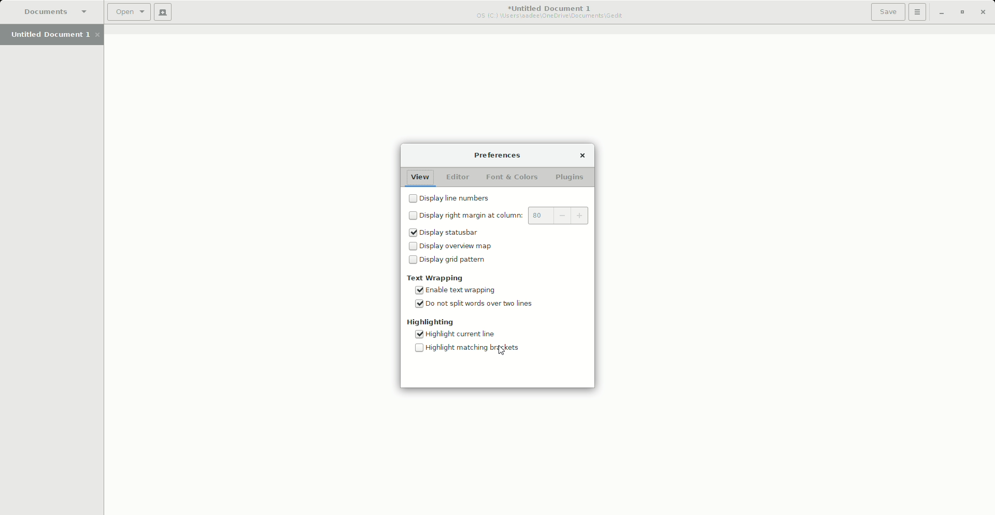  What do you see at coordinates (961, 12) in the screenshot?
I see `Restore` at bounding box center [961, 12].